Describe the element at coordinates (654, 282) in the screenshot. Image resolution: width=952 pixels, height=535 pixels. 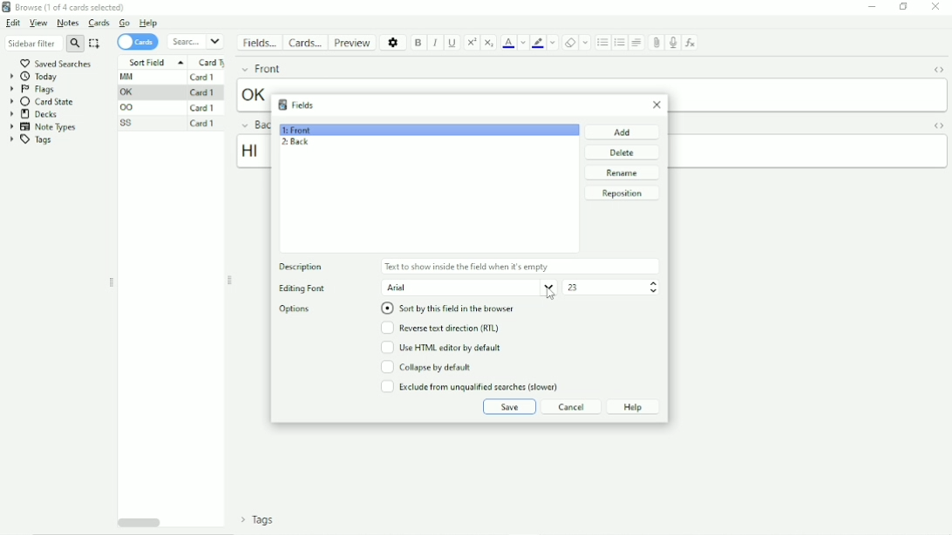
I see `Increment` at that location.